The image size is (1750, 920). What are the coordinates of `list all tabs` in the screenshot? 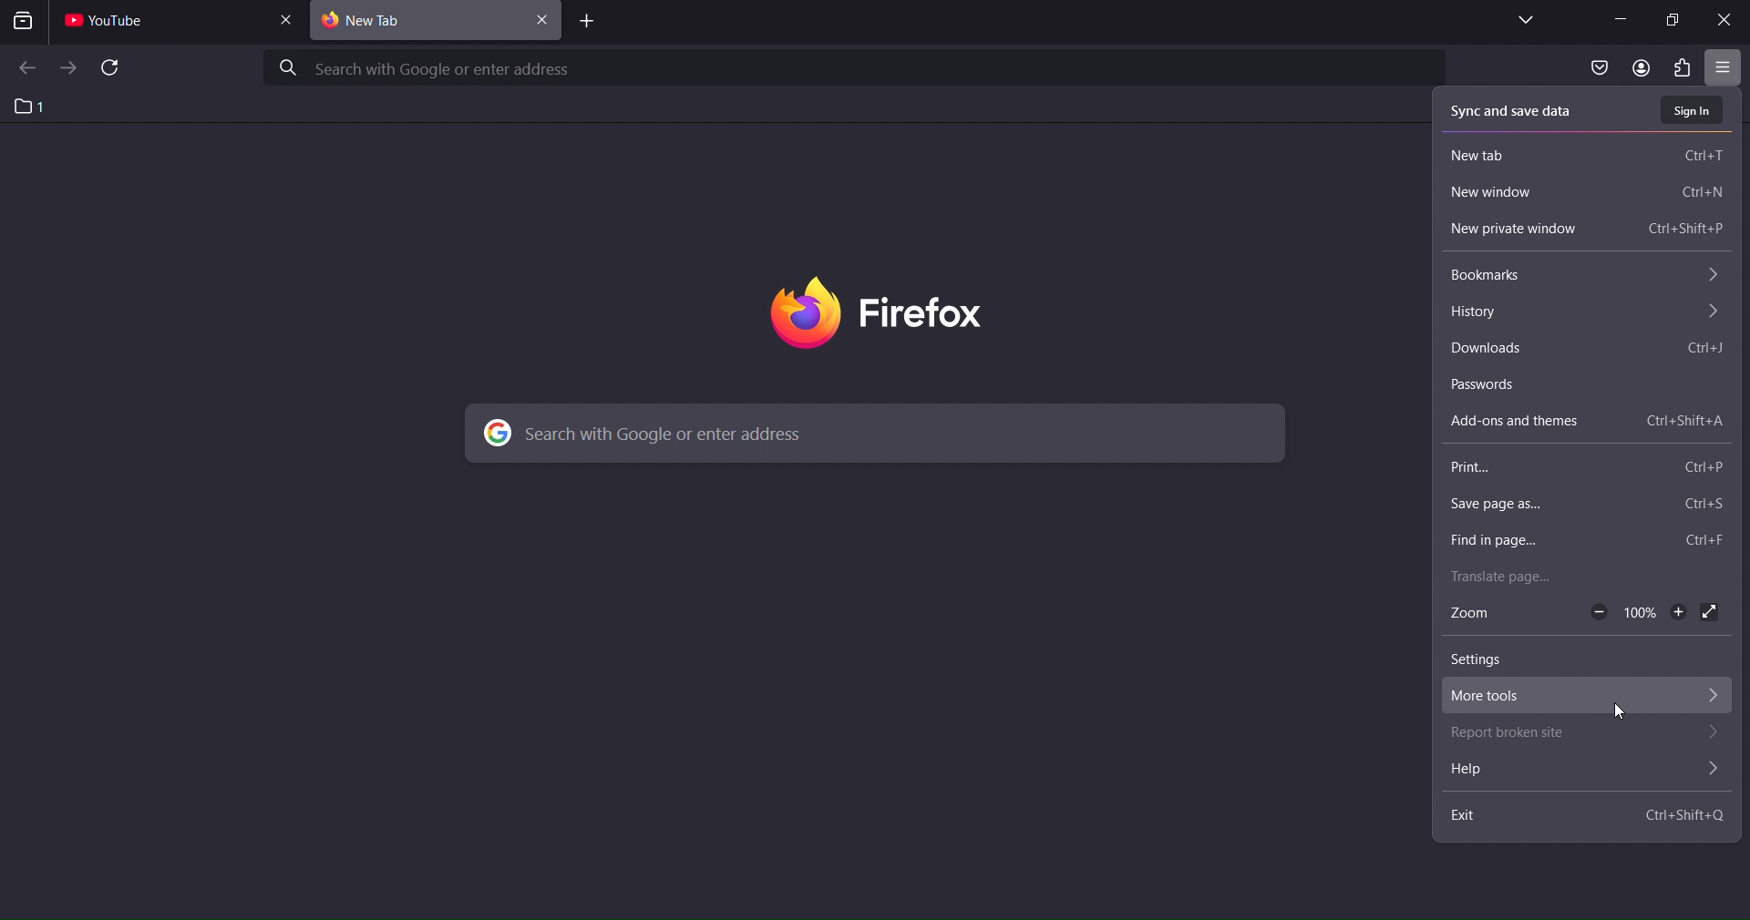 It's located at (1523, 20).